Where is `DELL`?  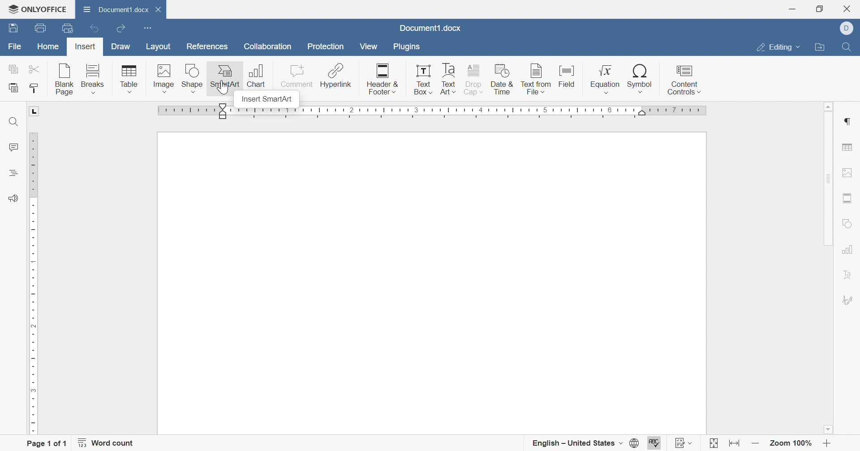 DELL is located at coordinates (847, 28).